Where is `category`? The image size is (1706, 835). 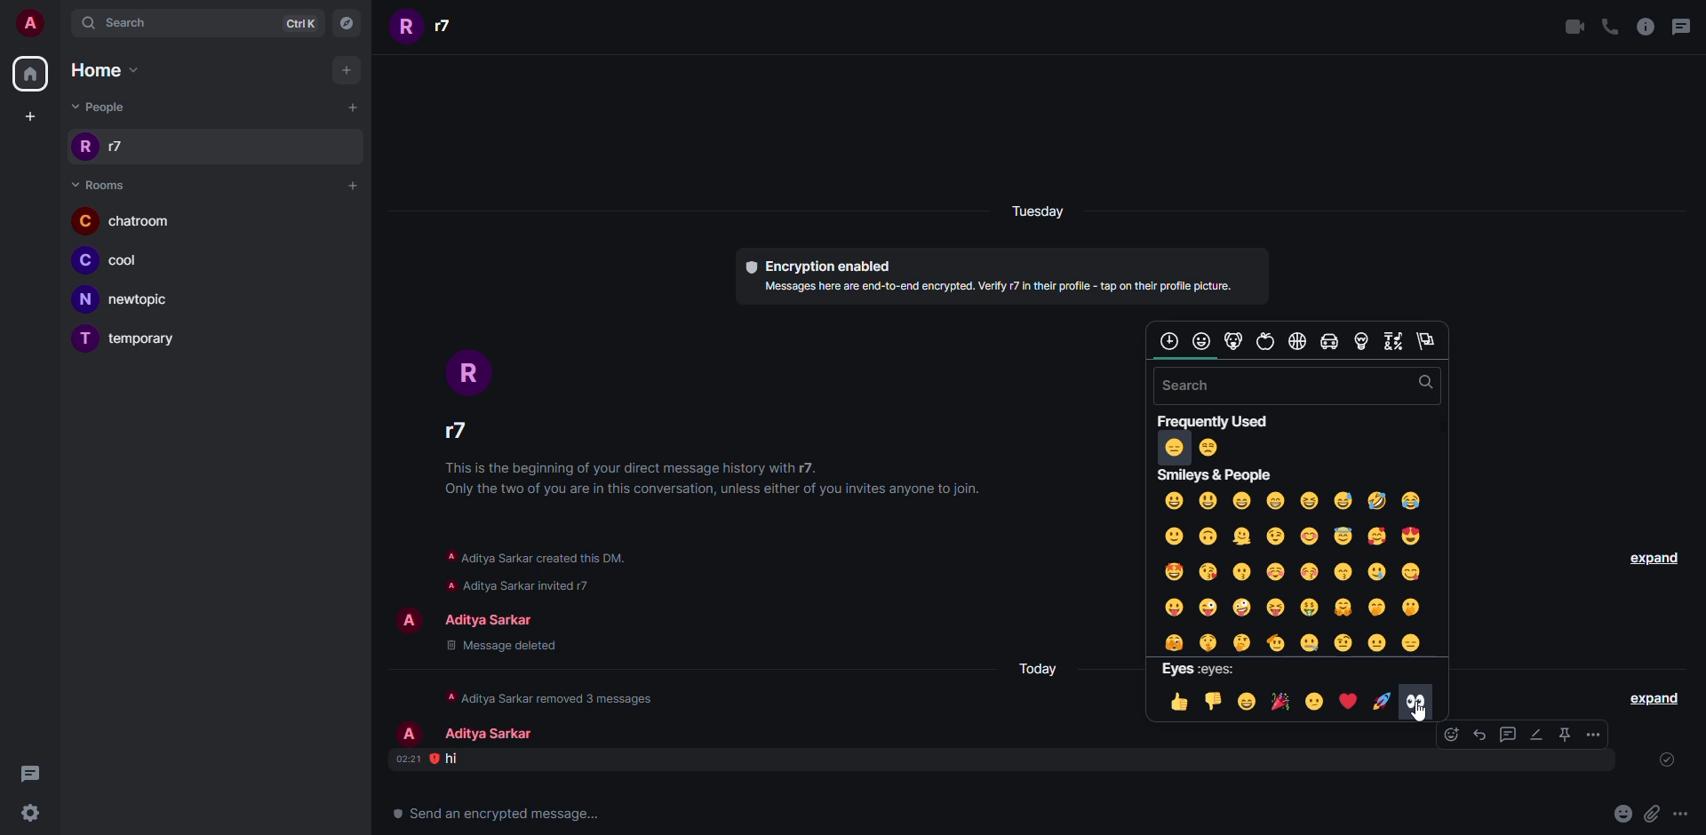 category is located at coordinates (1235, 339).